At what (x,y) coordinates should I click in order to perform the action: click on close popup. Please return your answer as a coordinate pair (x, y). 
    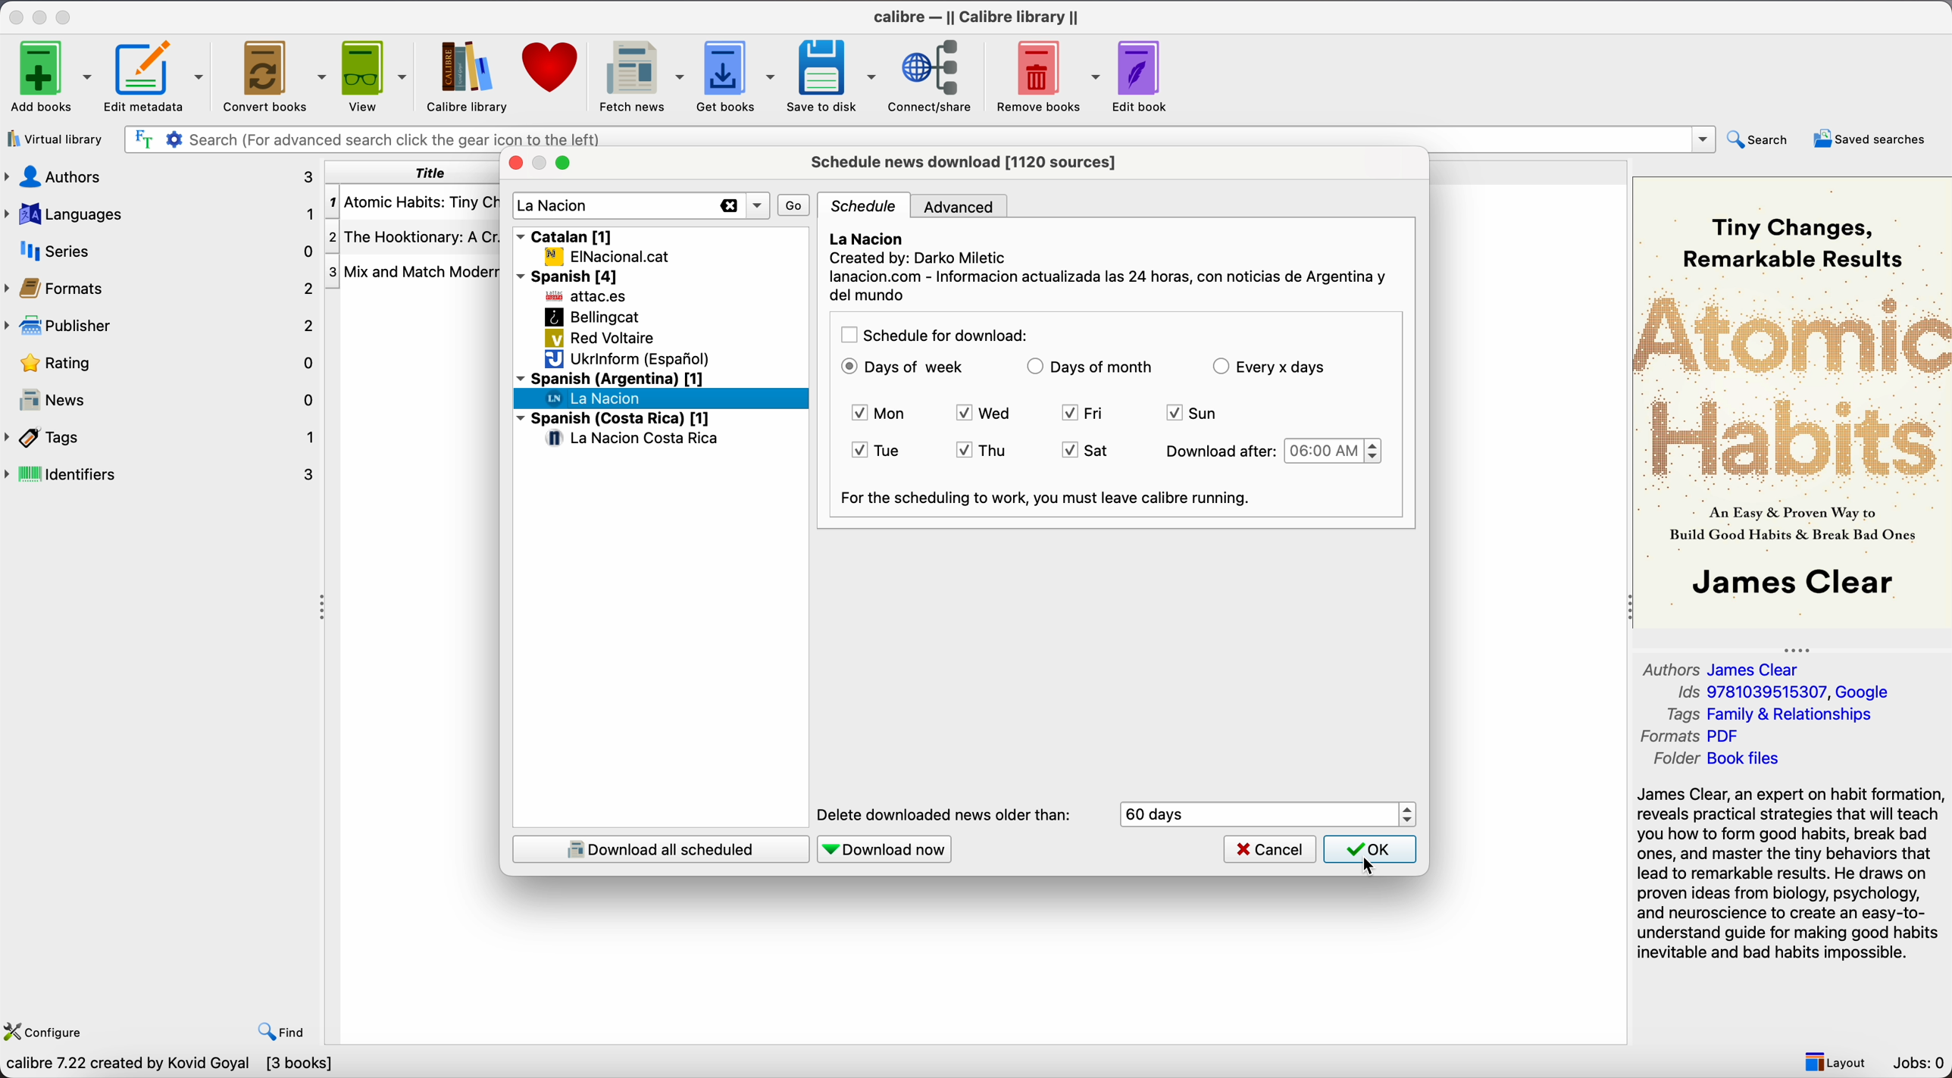
    Looking at the image, I should click on (514, 164).